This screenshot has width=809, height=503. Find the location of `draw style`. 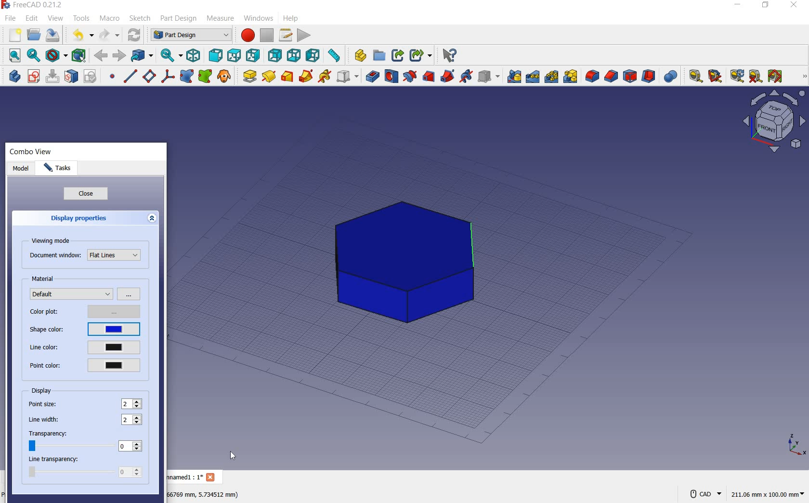

draw style is located at coordinates (56, 56).